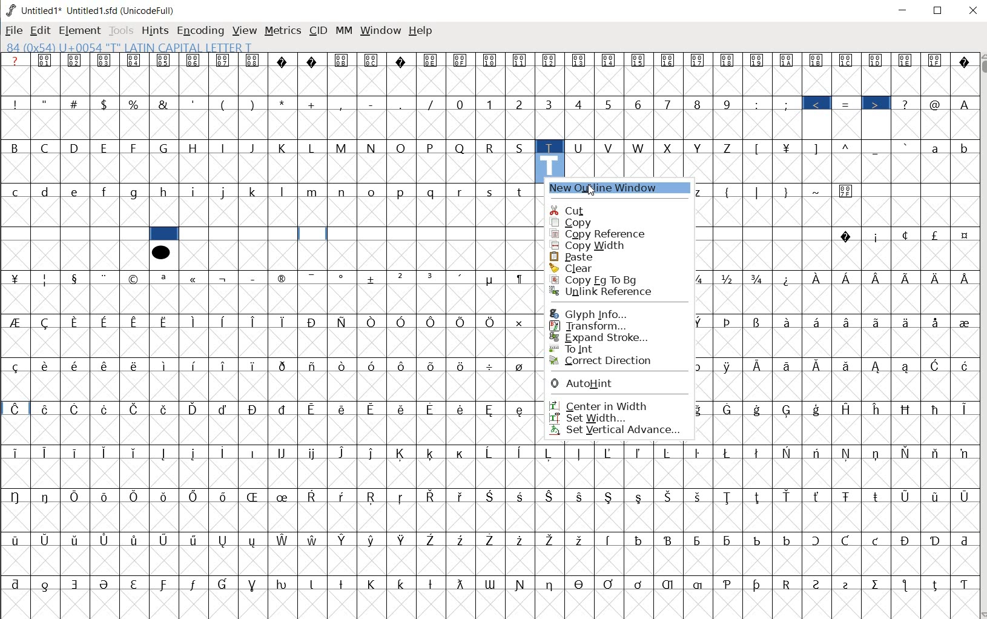  I want to click on Symbol, so click(343, 540).